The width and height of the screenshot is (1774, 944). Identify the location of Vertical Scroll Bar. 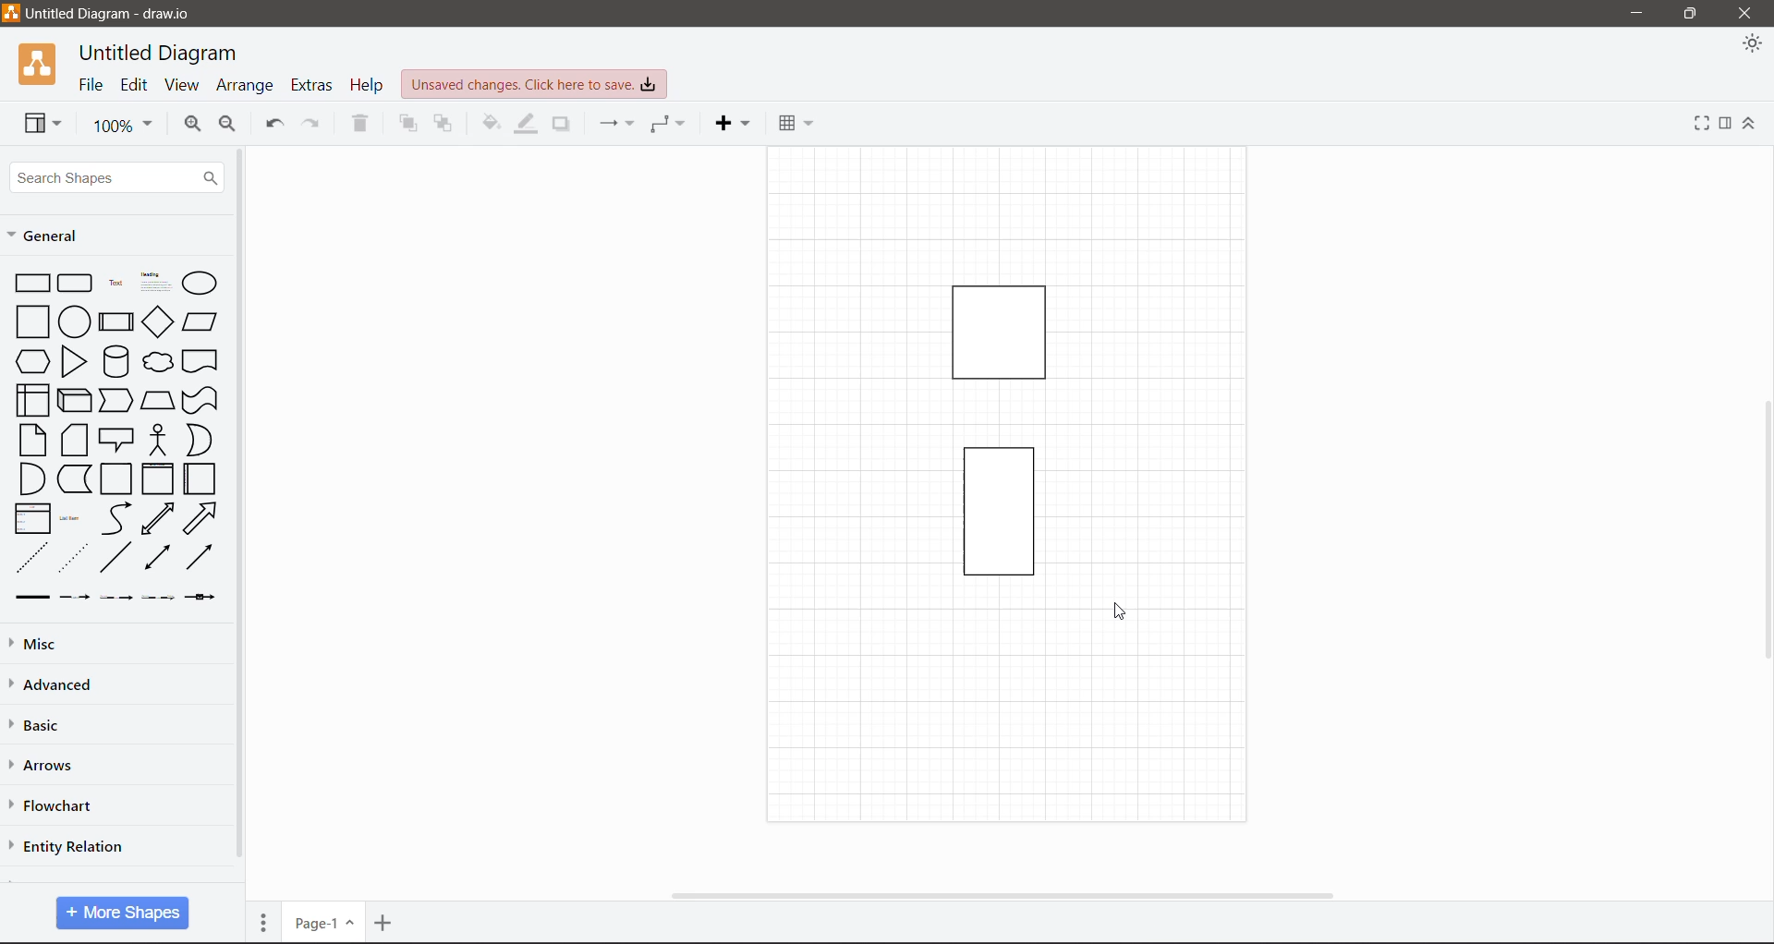
(240, 511).